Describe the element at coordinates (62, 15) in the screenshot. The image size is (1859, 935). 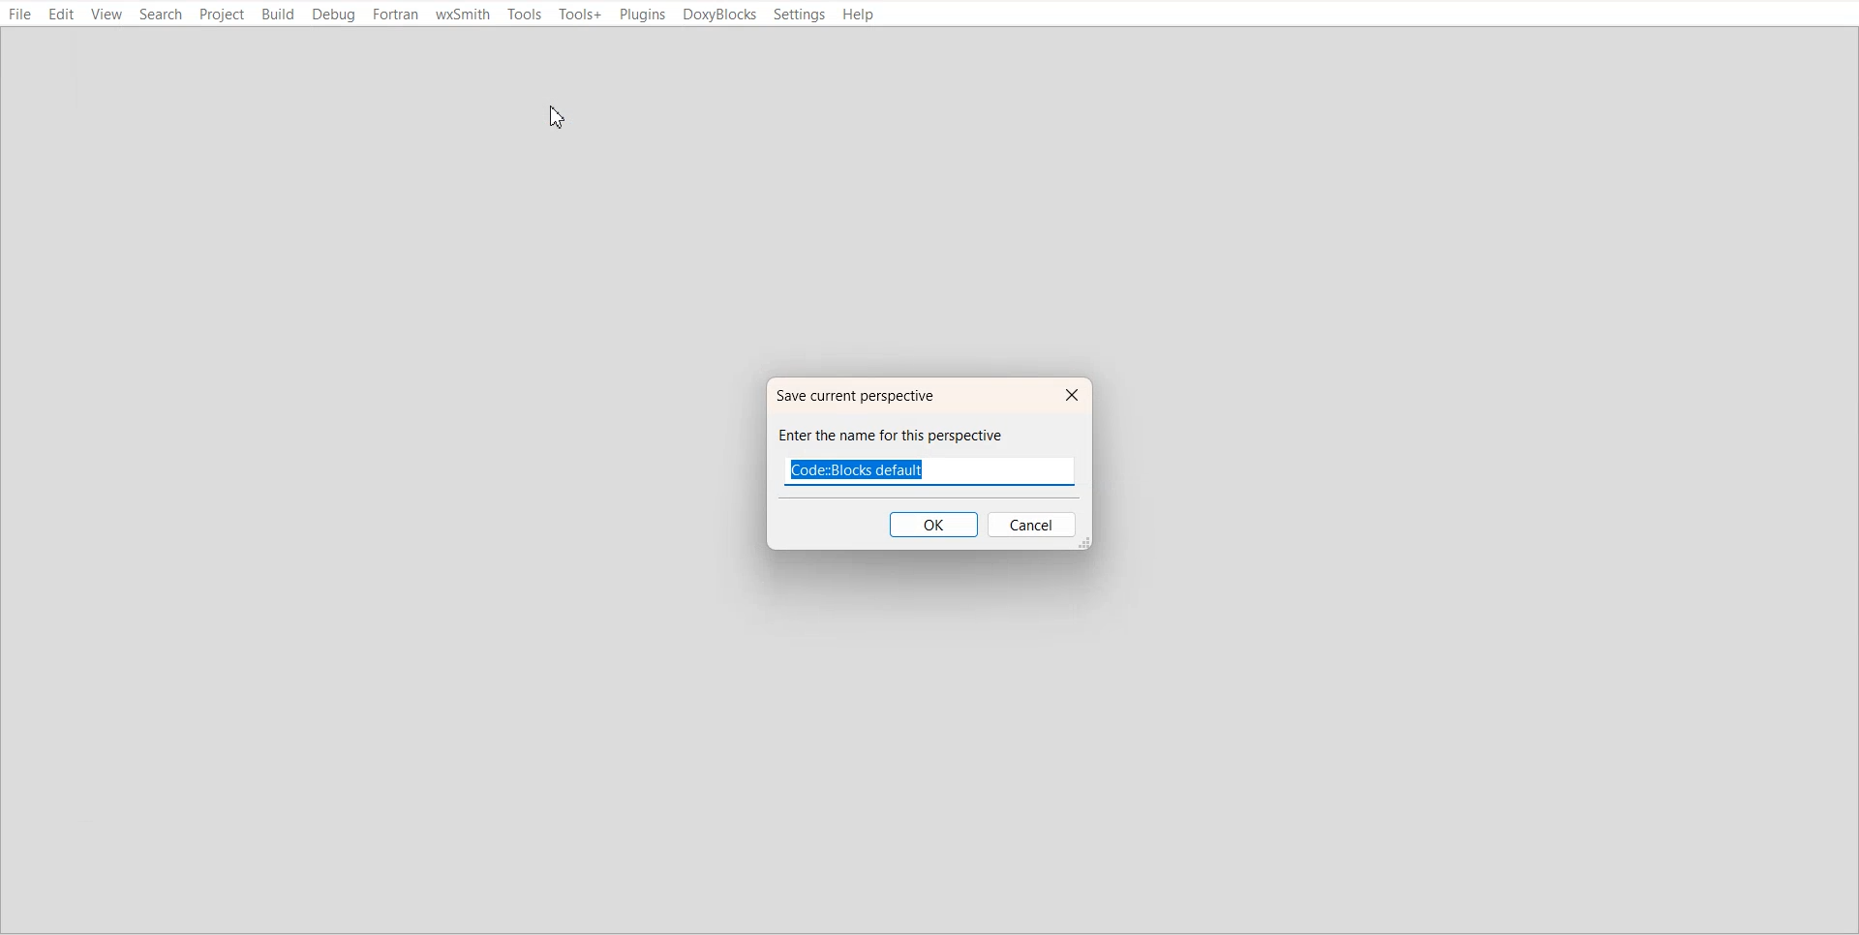
I see `Edit` at that location.